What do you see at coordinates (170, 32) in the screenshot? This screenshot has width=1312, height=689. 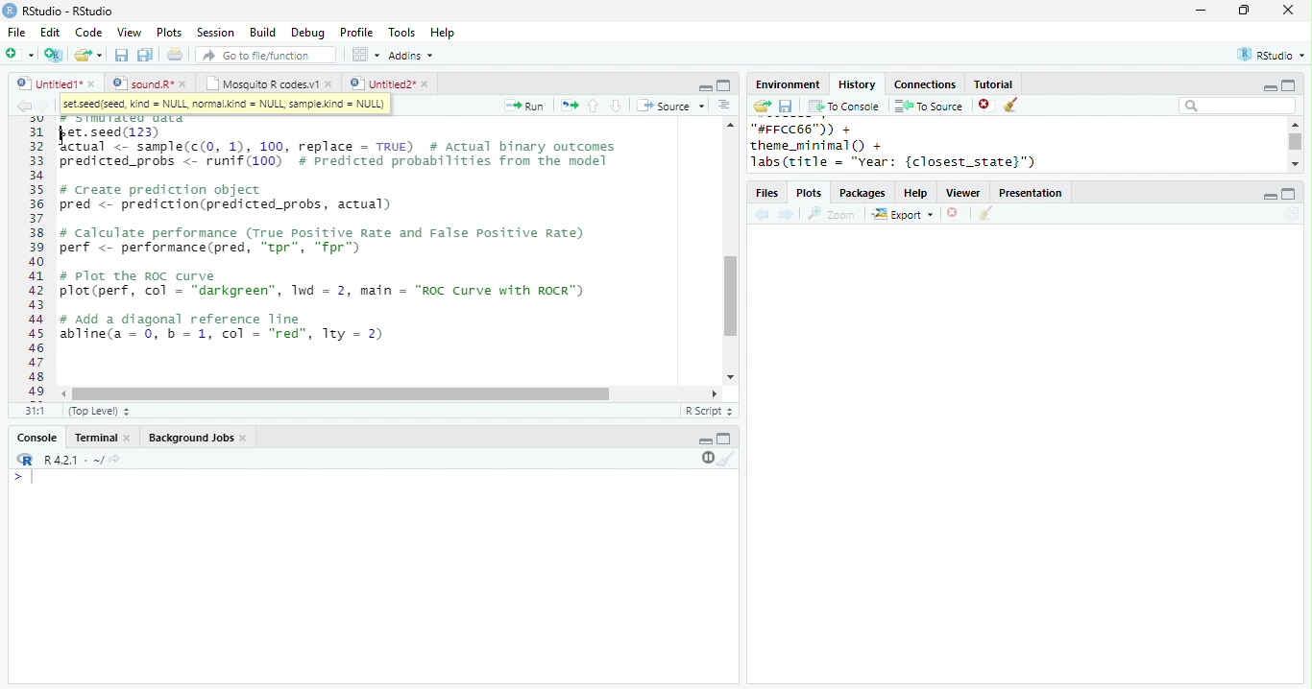 I see `Plots` at bounding box center [170, 32].